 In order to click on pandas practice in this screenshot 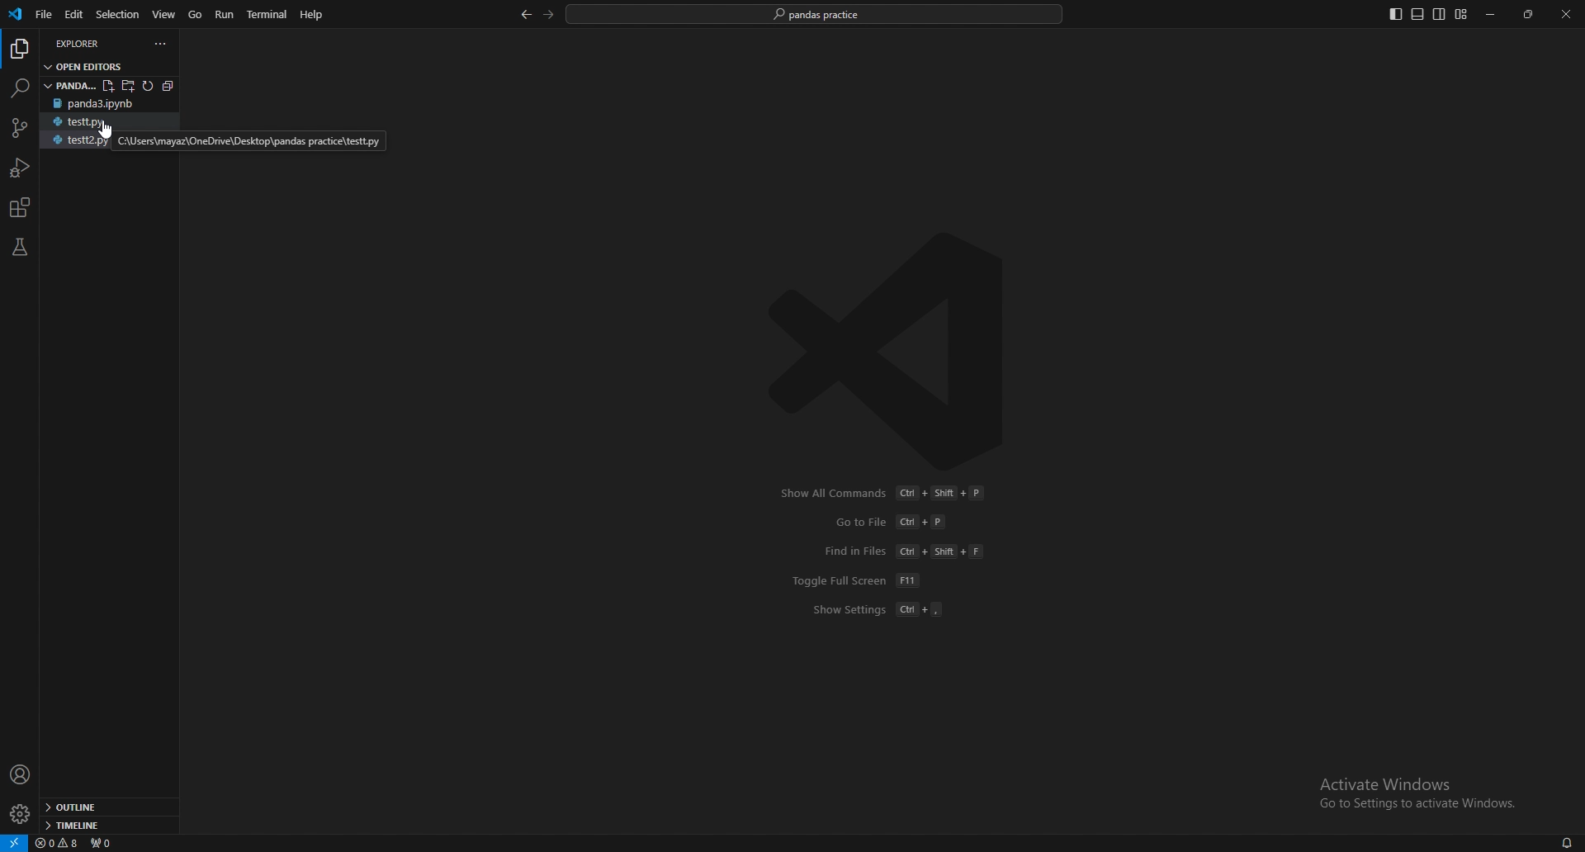, I will do `click(816, 15)`.